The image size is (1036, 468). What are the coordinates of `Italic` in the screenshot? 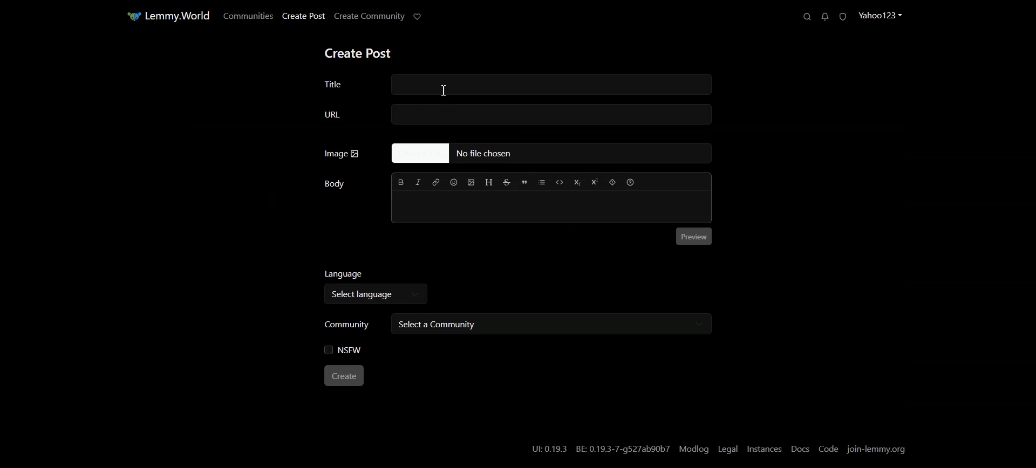 It's located at (419, 182).